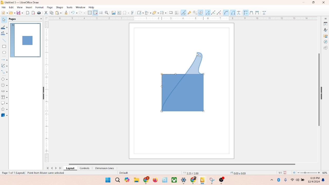 This screenshot has width=329, height=185. What do you see at coordinates (325, 19) in the screenshot?
I see `sidebar settings` at bounding box center [325, 19].